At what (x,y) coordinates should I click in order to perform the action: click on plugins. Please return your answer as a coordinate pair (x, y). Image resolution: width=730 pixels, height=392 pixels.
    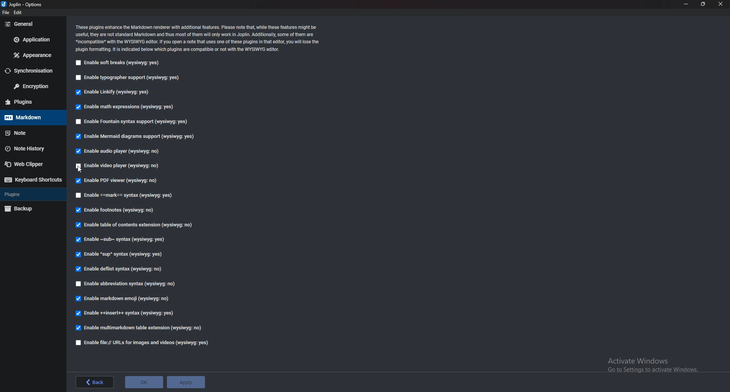
    Looking at the image, I should click on (32, 101).